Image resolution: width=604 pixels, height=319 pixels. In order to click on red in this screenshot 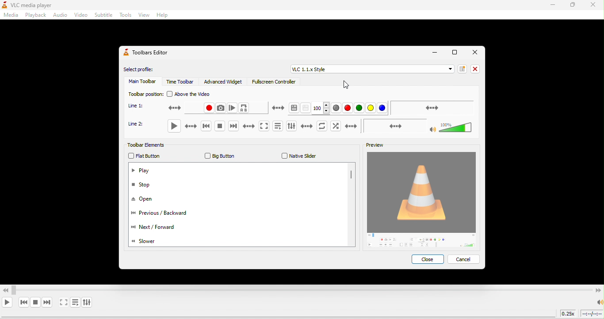, I will do `click(348, 108)`.